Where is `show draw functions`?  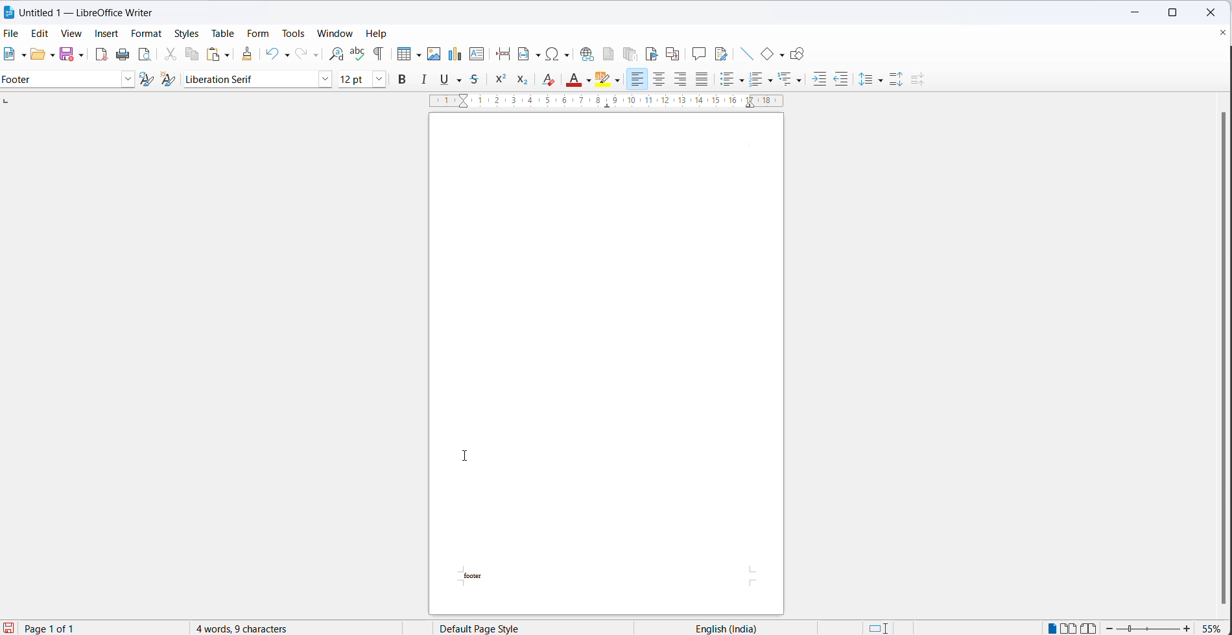 show draw functions is located at coordinates (802, 54).